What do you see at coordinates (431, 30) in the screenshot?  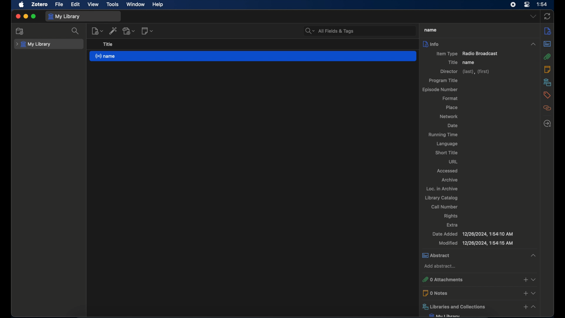 I see `name` at bounding box center [431, 30].